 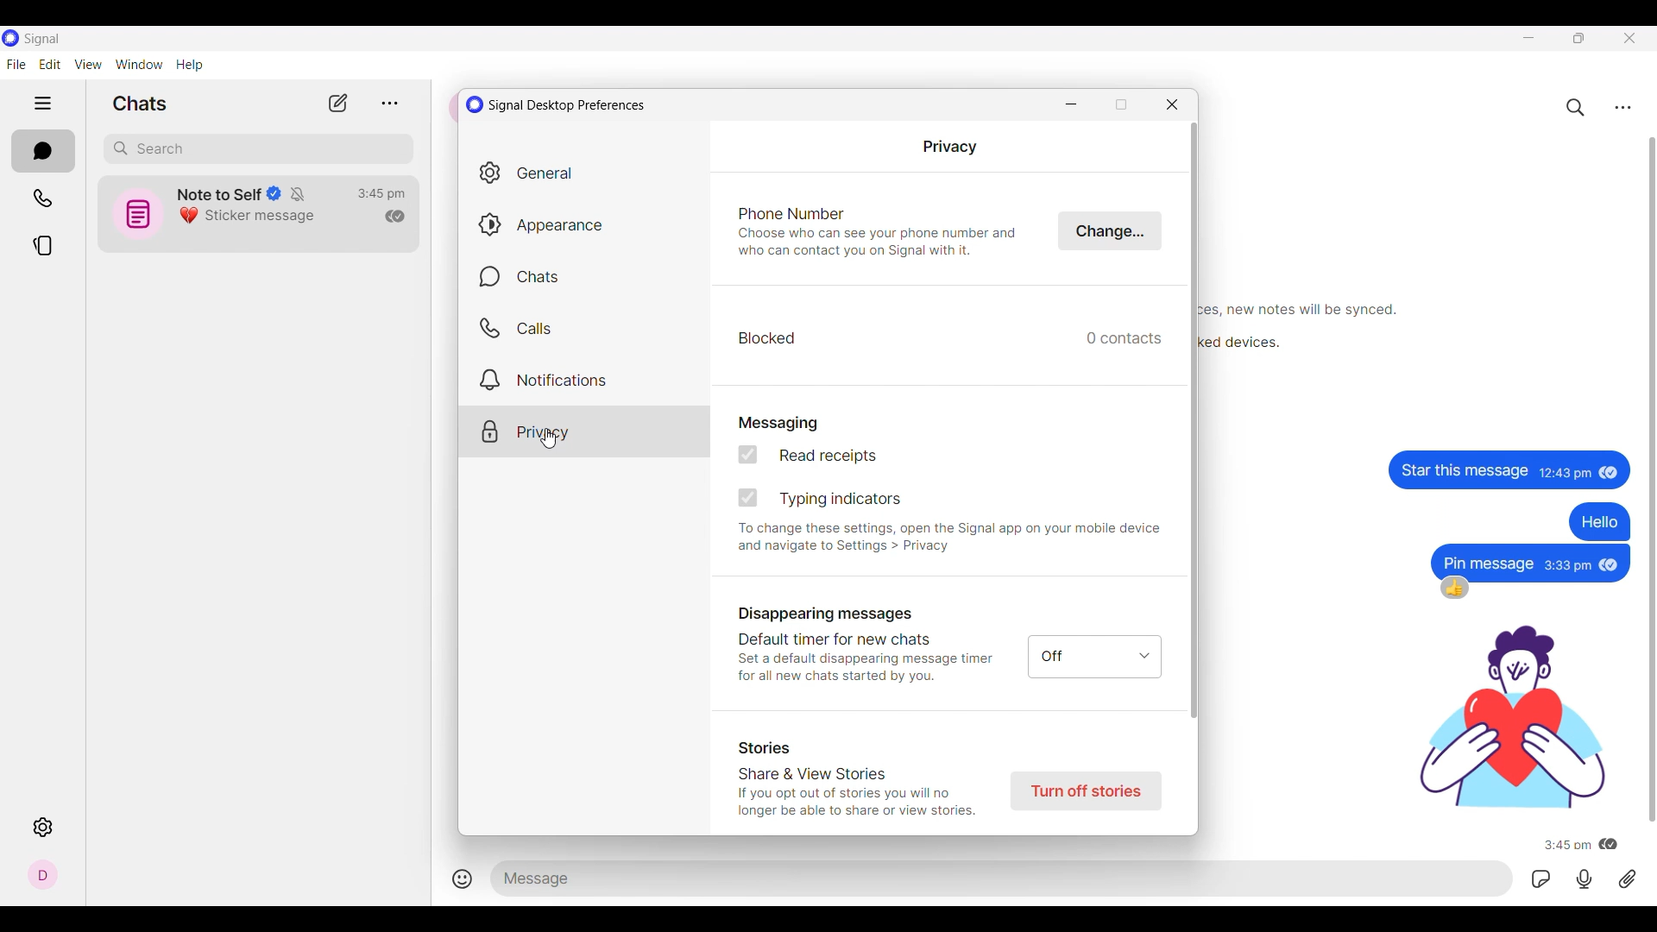 I want to click on Disappearing messages

Default timer for new chats

Set a default disappearing message timer
for all new chats started by you., so click(x=863, y=642).